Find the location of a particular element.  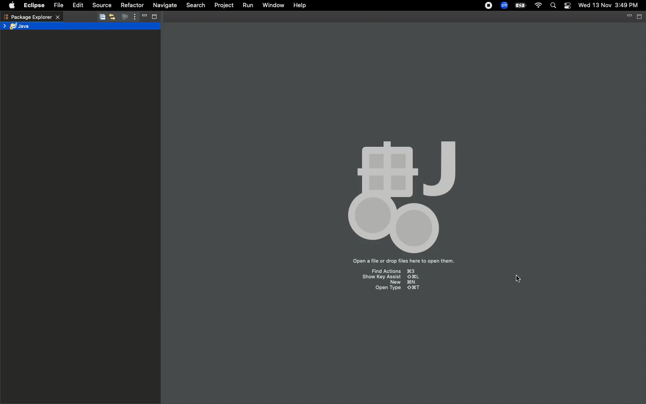

Search is located at coordinates (195, 6).